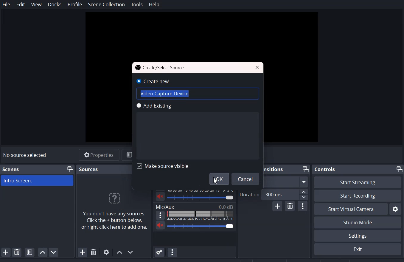 This screenshot has width=404, height=262. What do you see at coordinates (351, 209) in the screenshot?
I see `Start Virtual camera` at bounding box center [351, 209].